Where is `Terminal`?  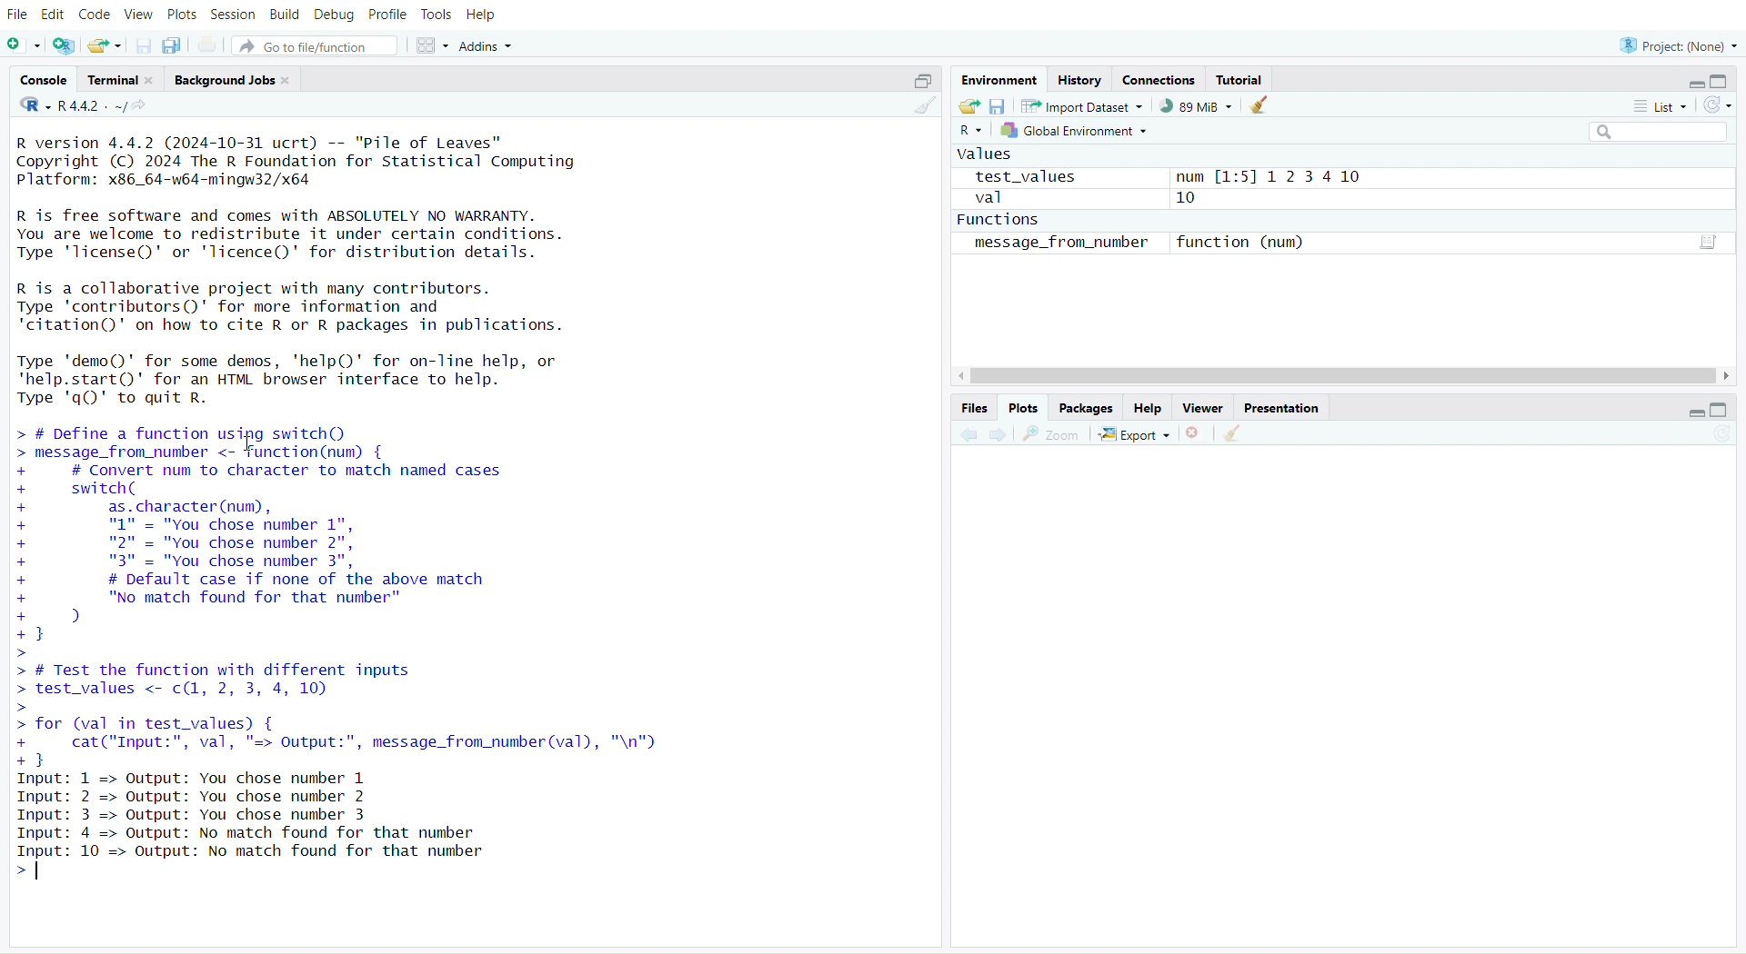 Terminal is located at coordinates (117, 78).